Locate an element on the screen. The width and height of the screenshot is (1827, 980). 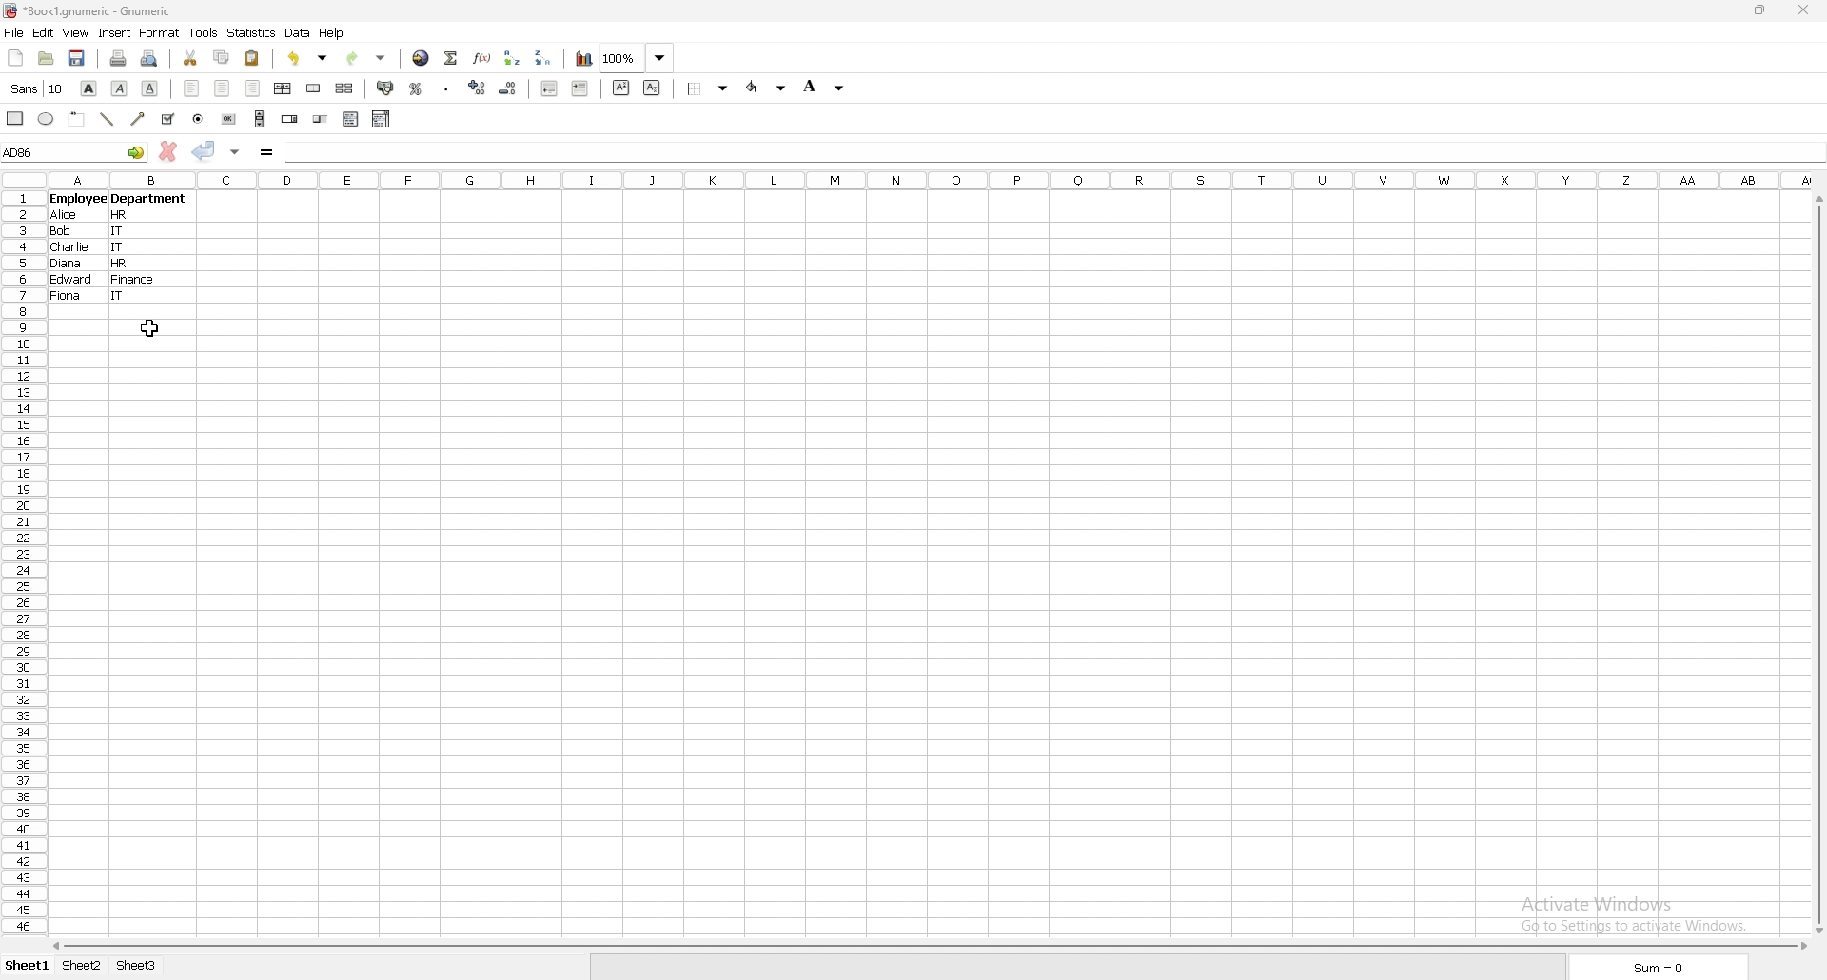
rectangle is located at coordinates (15, 117).